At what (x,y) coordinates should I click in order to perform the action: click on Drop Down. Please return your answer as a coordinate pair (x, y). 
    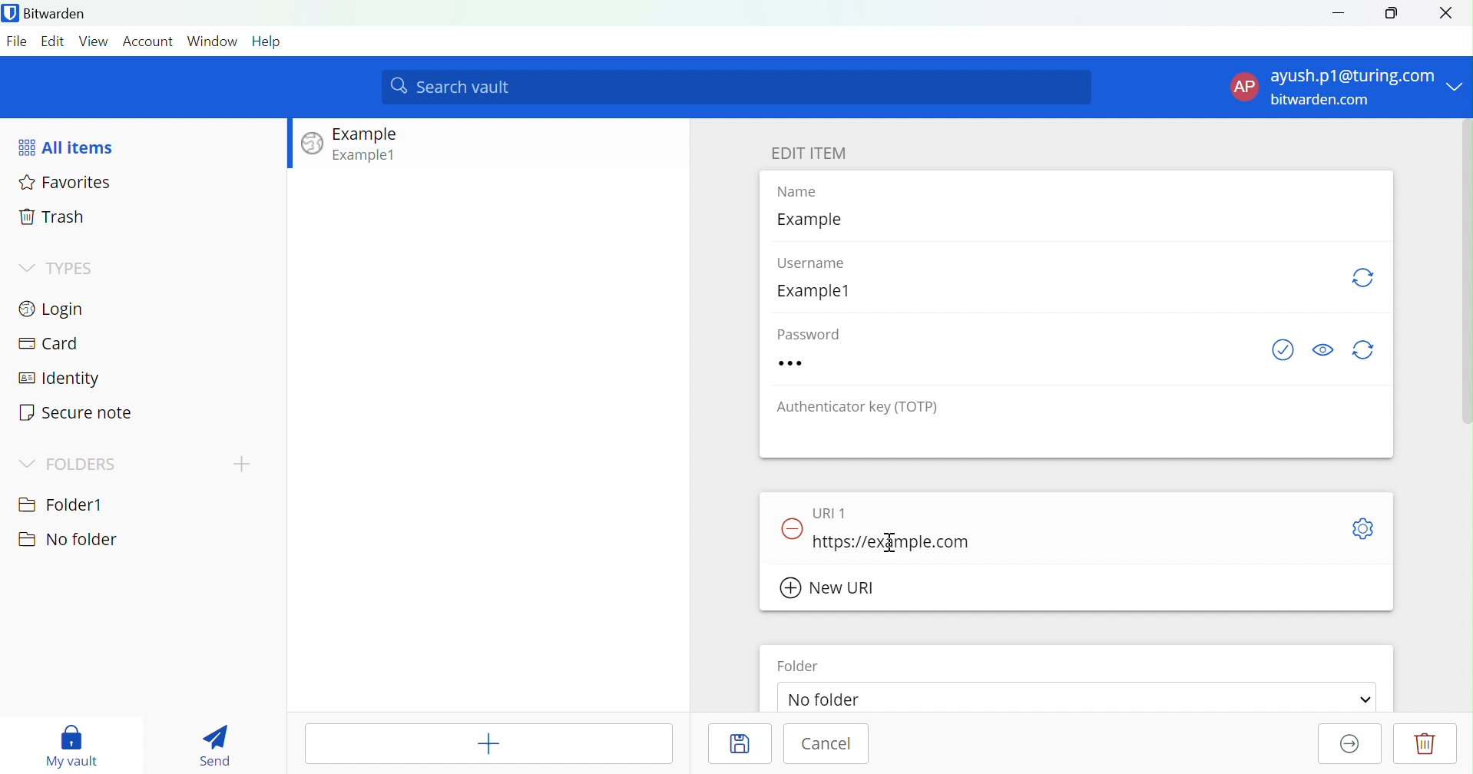
    Looking at the image, I should click on (1458, 82).